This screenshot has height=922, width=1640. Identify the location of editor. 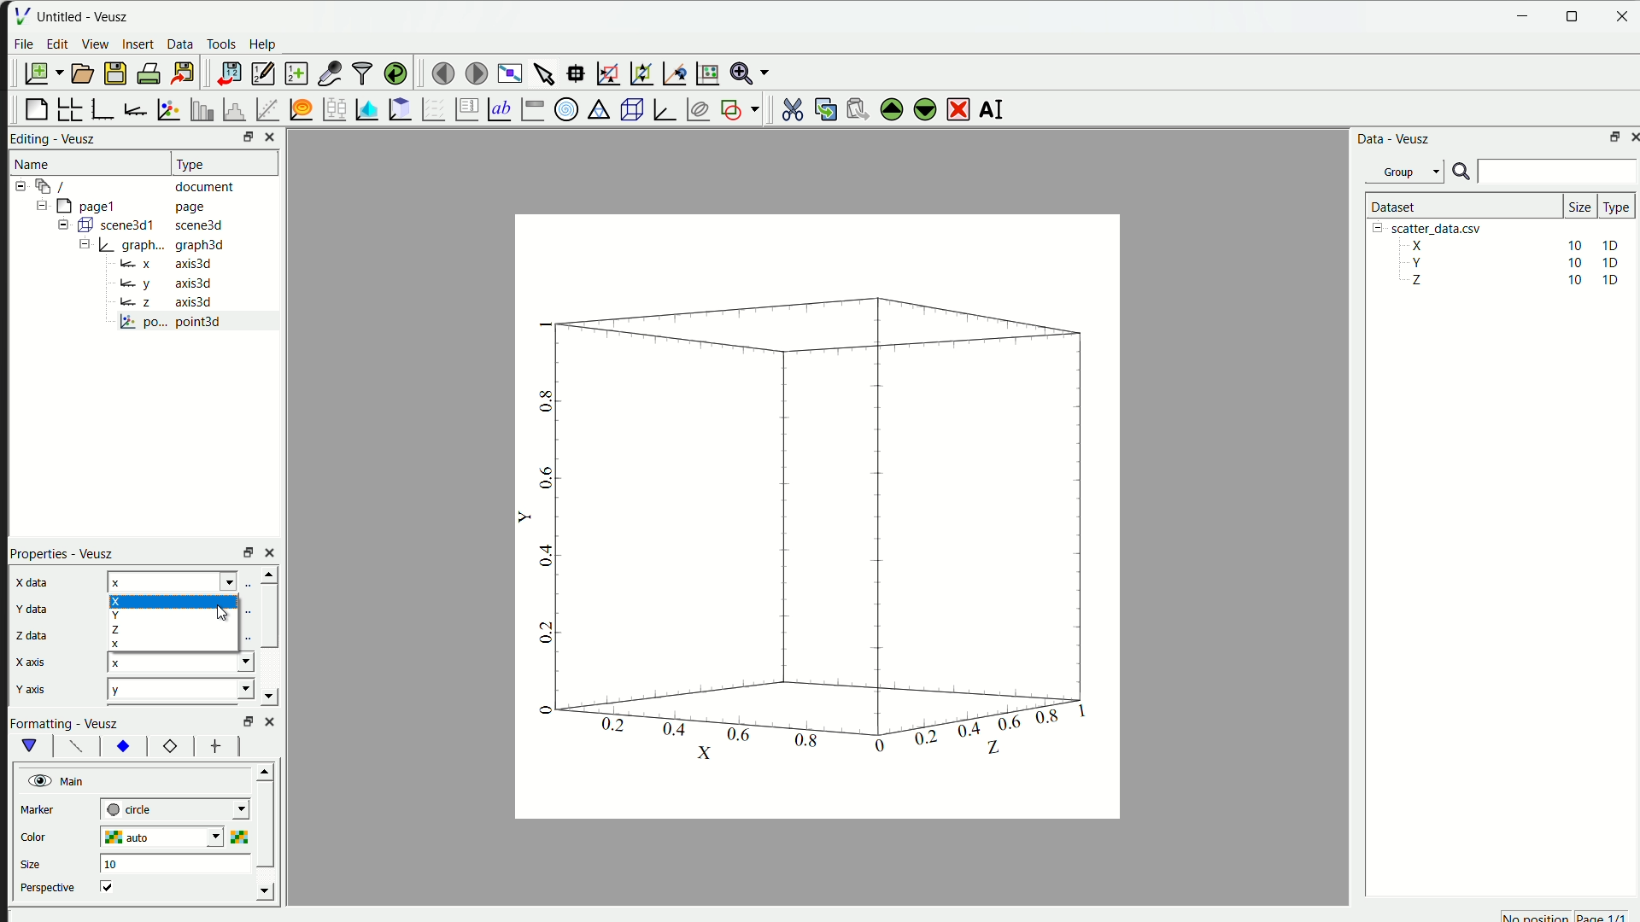
(260, 73).